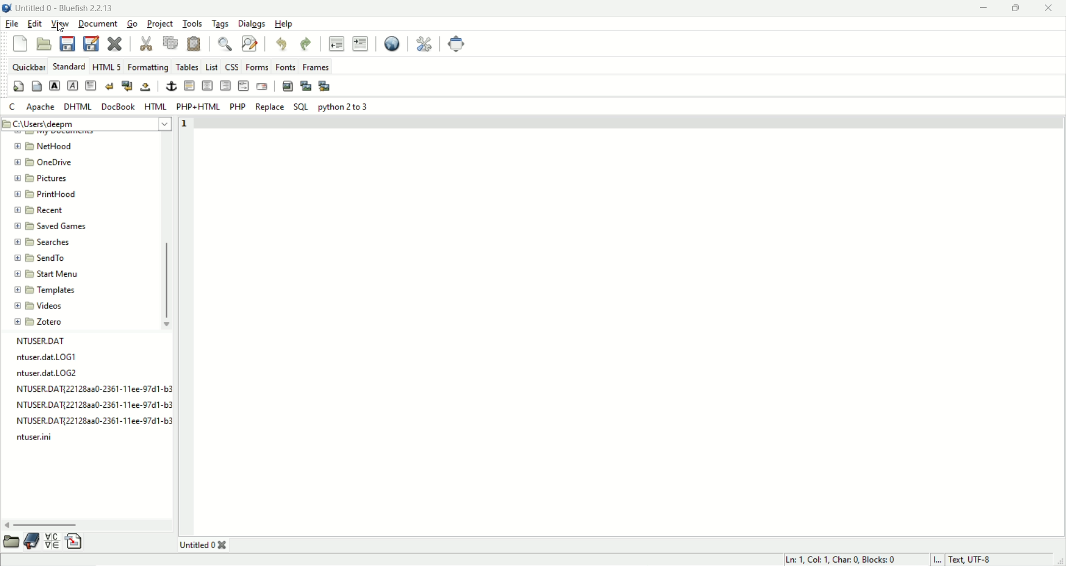 This screenshot has height=566, width=1066. Describe the element at coordinates (69, 65) in the screenshot. I see `Standard` at that location.